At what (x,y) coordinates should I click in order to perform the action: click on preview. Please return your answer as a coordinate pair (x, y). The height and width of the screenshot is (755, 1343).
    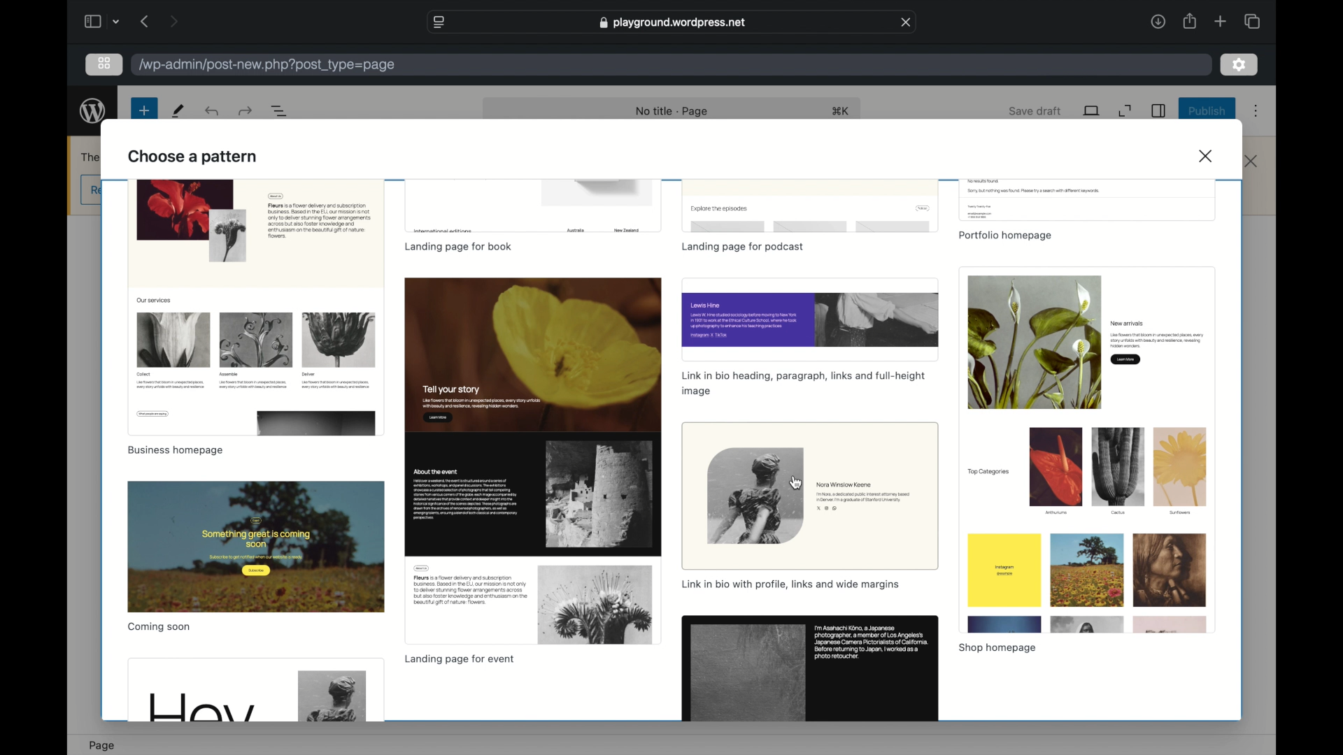
    Looking at the image, I should click on (534, 207).